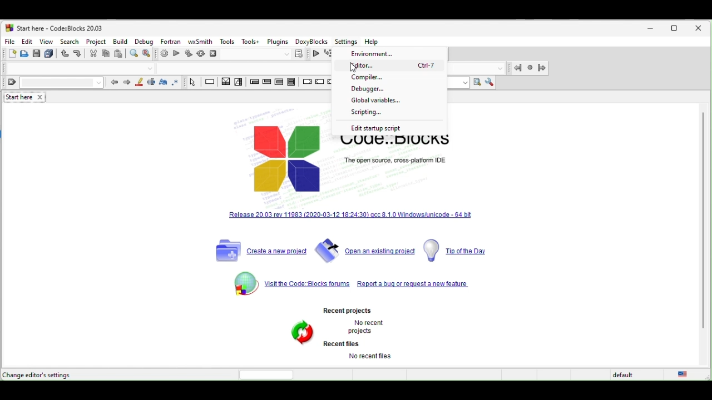 The height and width of the screenshot is (400, 712). Describe the element at coordinates (293, 83) in the screenshot. I see `block instruction` at that location.